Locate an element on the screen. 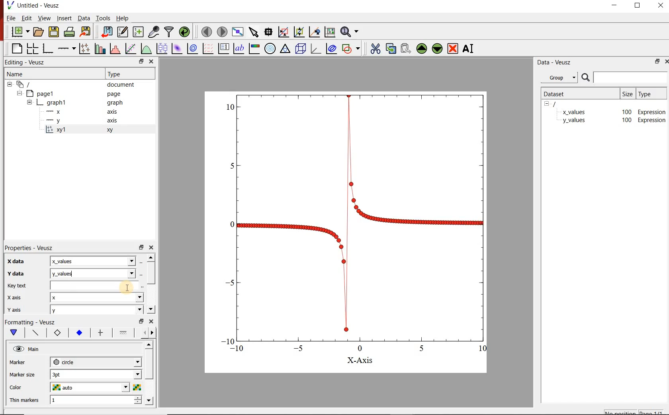 This screenshot has width=669, height=415. 100 is located at coordinates (626, 111).